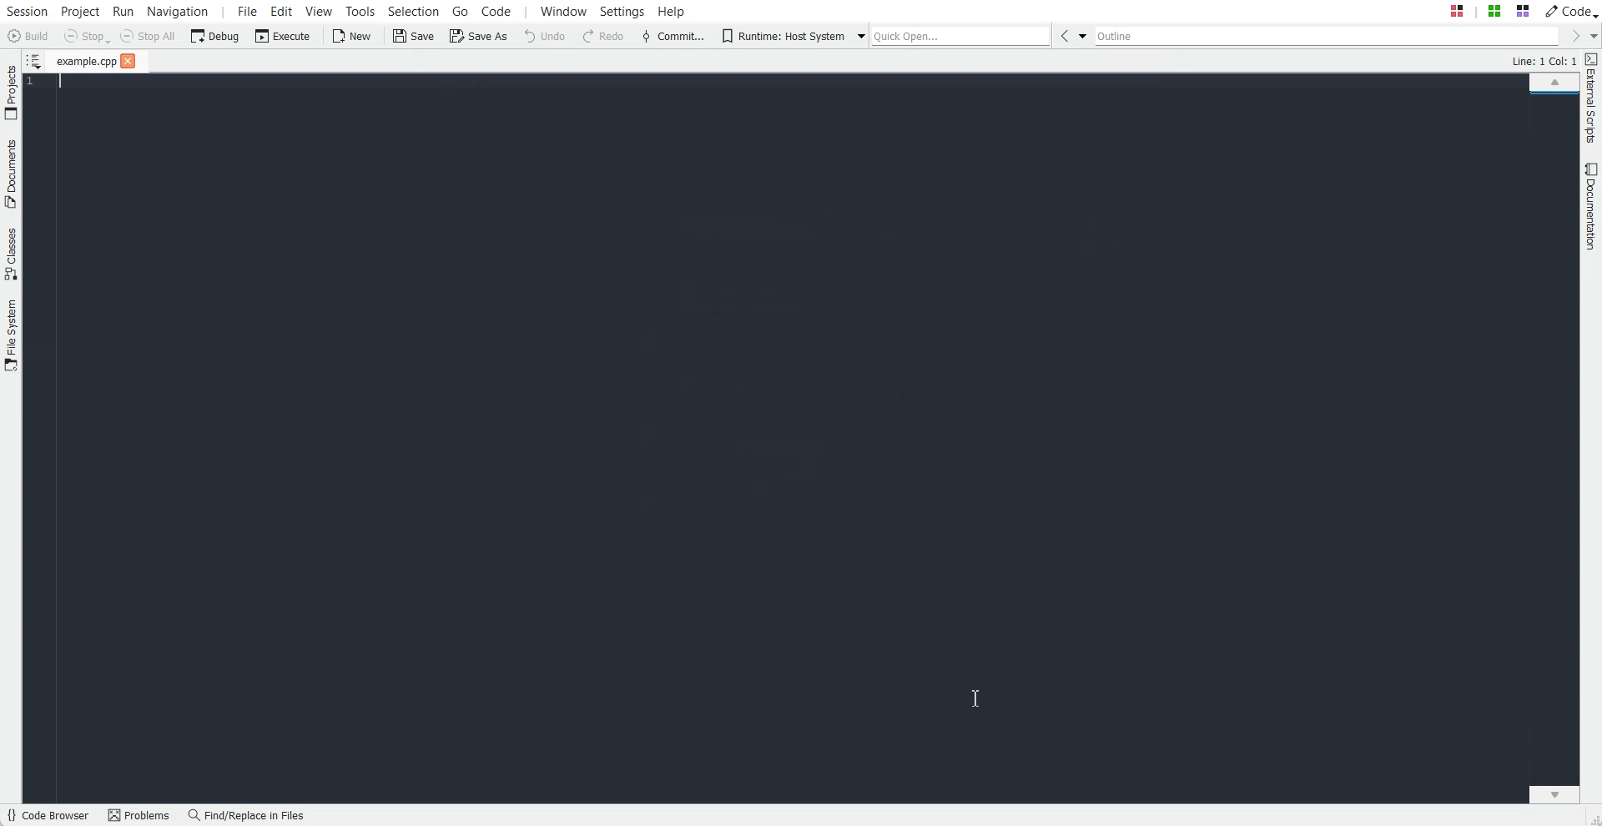 Image resolution: width=1602 pixels, height=826 pixels. I want to click on Tools, so click(360, 10).